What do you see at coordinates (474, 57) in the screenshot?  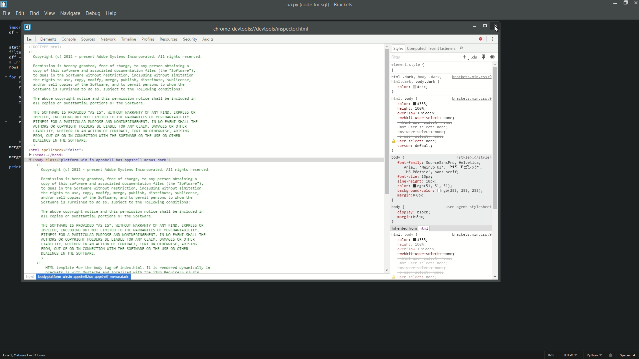 I see `element classes` at bounding box center [474, 57].